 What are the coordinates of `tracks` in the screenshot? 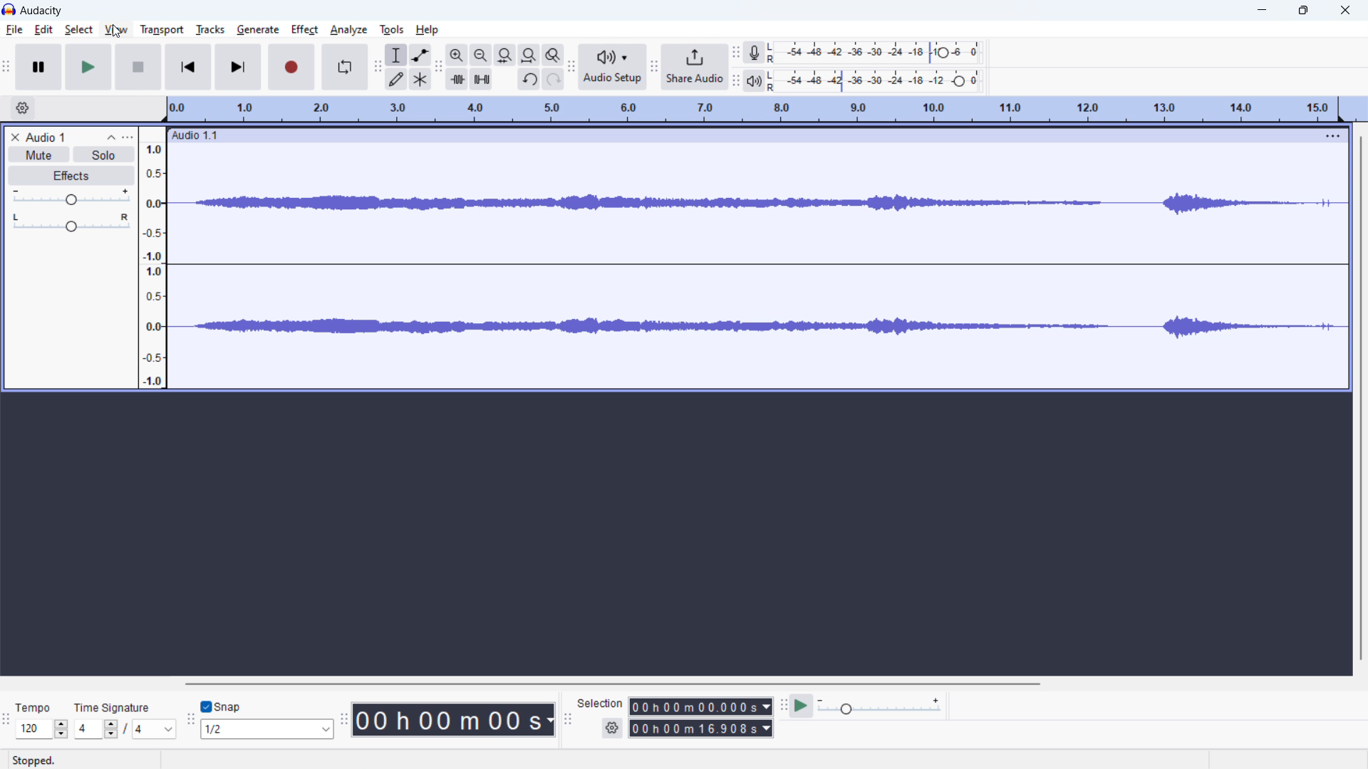 It's located at (209, 30).